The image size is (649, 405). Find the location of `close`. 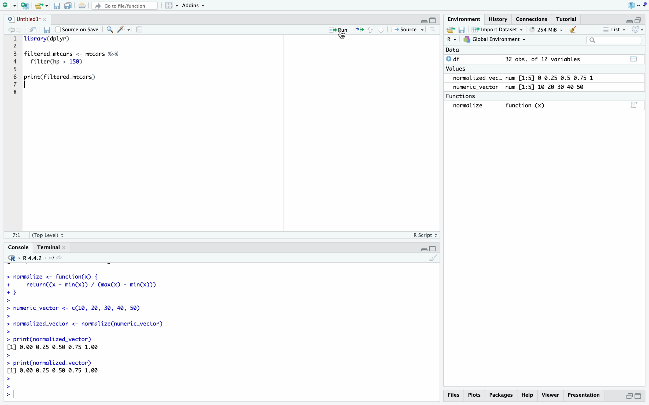

close is located at coordinates (45, 19).